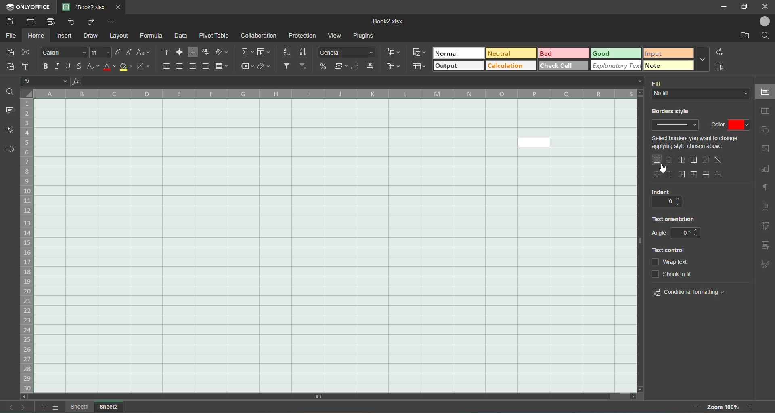 This screenshot has height=413, width=775. What do you see at coordinates (58, 408) in the screenshot?
I see `sheet list` at bounding box center [58, 408].